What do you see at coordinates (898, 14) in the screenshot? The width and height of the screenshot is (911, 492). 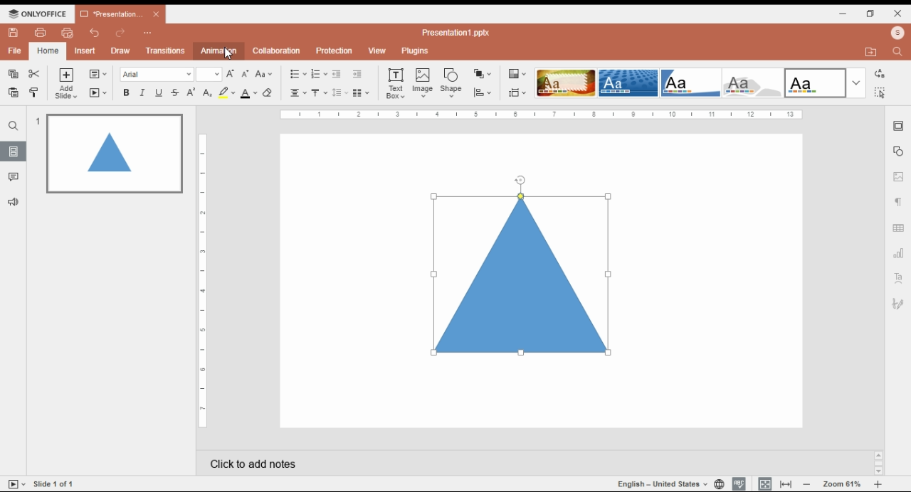 I see `close window` at bounding box center [898, 14].